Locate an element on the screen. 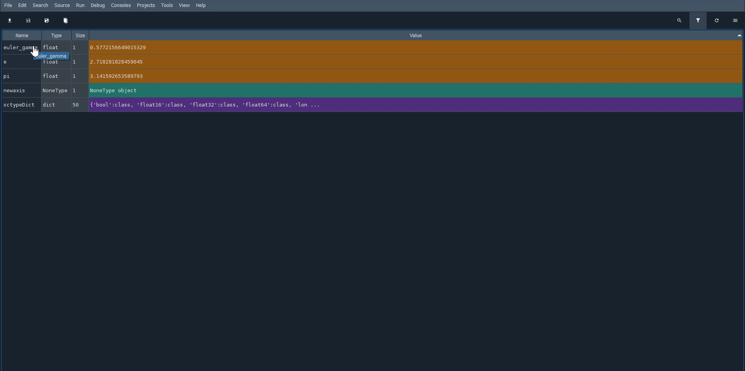 Image resolution: width=745 pixels, height=371 pixels. newaxis is located at coordinates (197, 91).